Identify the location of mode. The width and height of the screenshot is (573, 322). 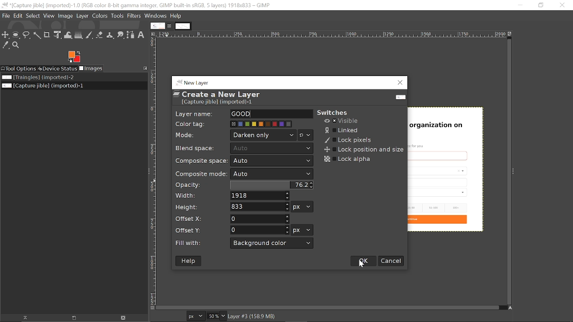
(186, 135).